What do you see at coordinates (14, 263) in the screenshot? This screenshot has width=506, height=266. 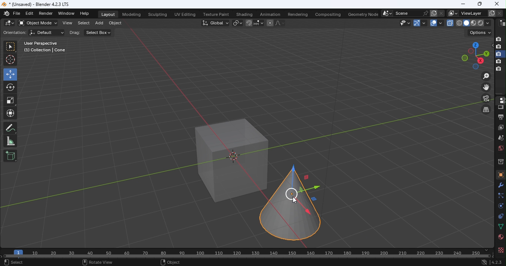 I see `Select` at bounding box center [14, 263].